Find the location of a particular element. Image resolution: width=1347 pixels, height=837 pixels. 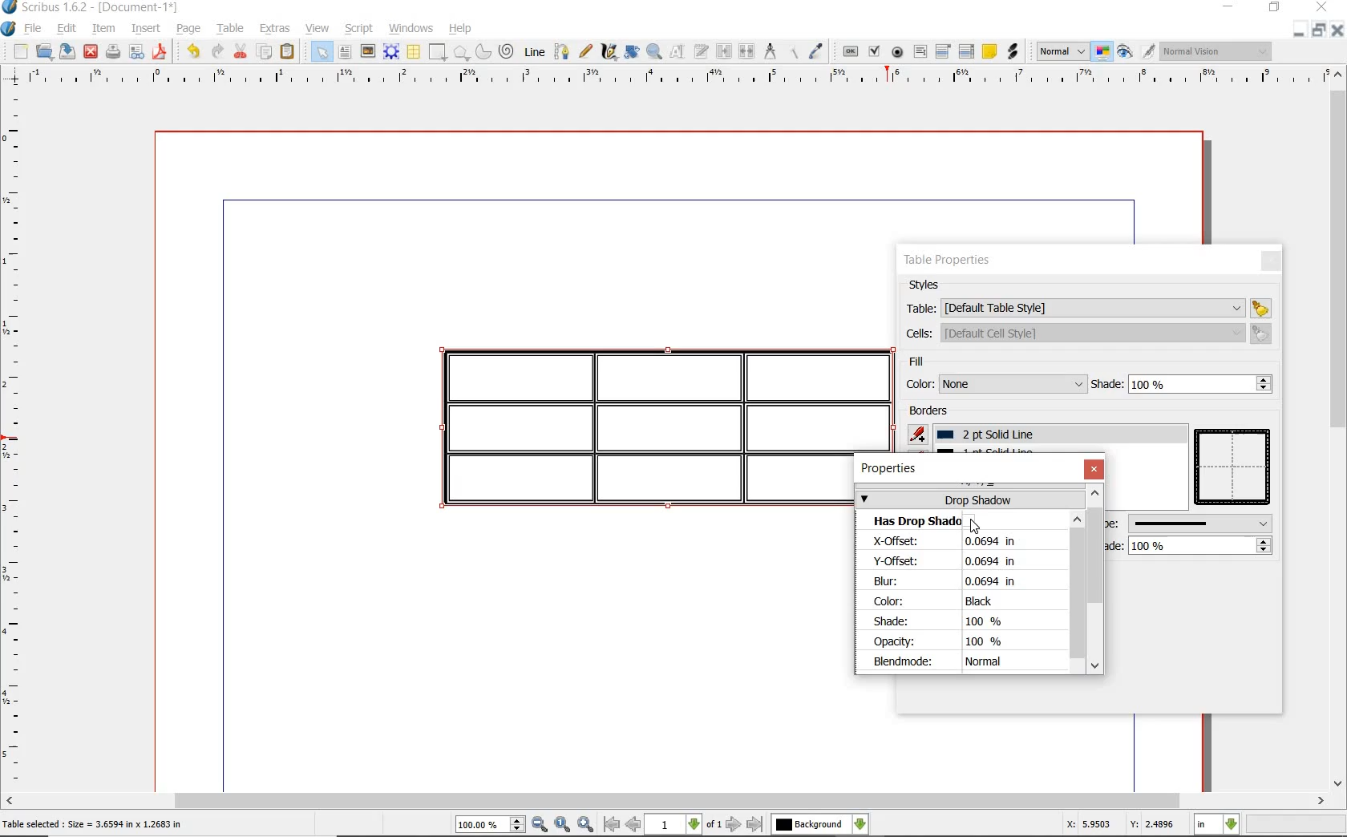

windows is located at coordinates (411, 28).